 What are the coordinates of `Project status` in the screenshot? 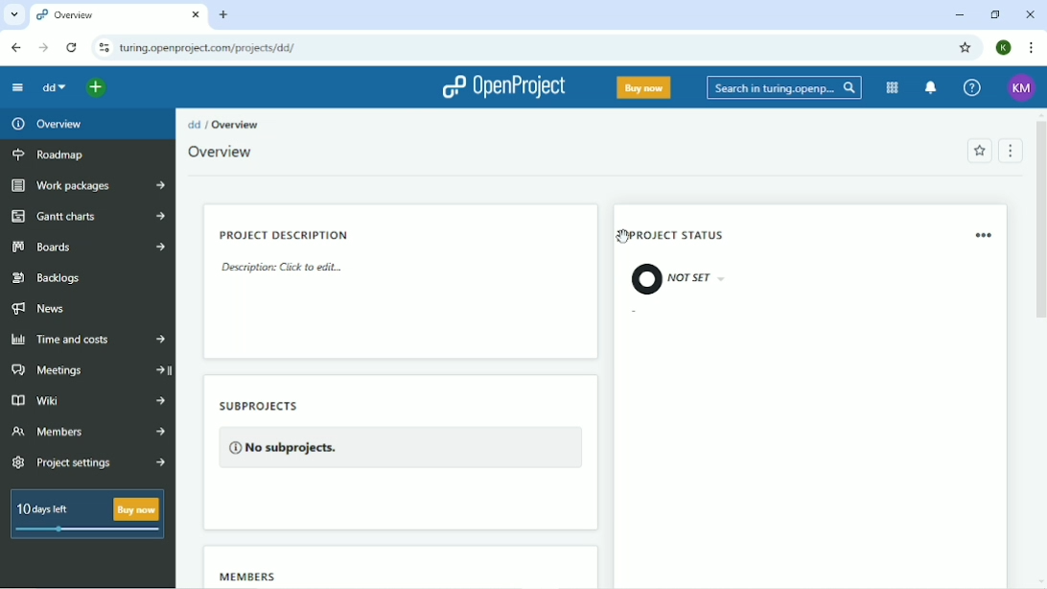 It's located at (678, 260).